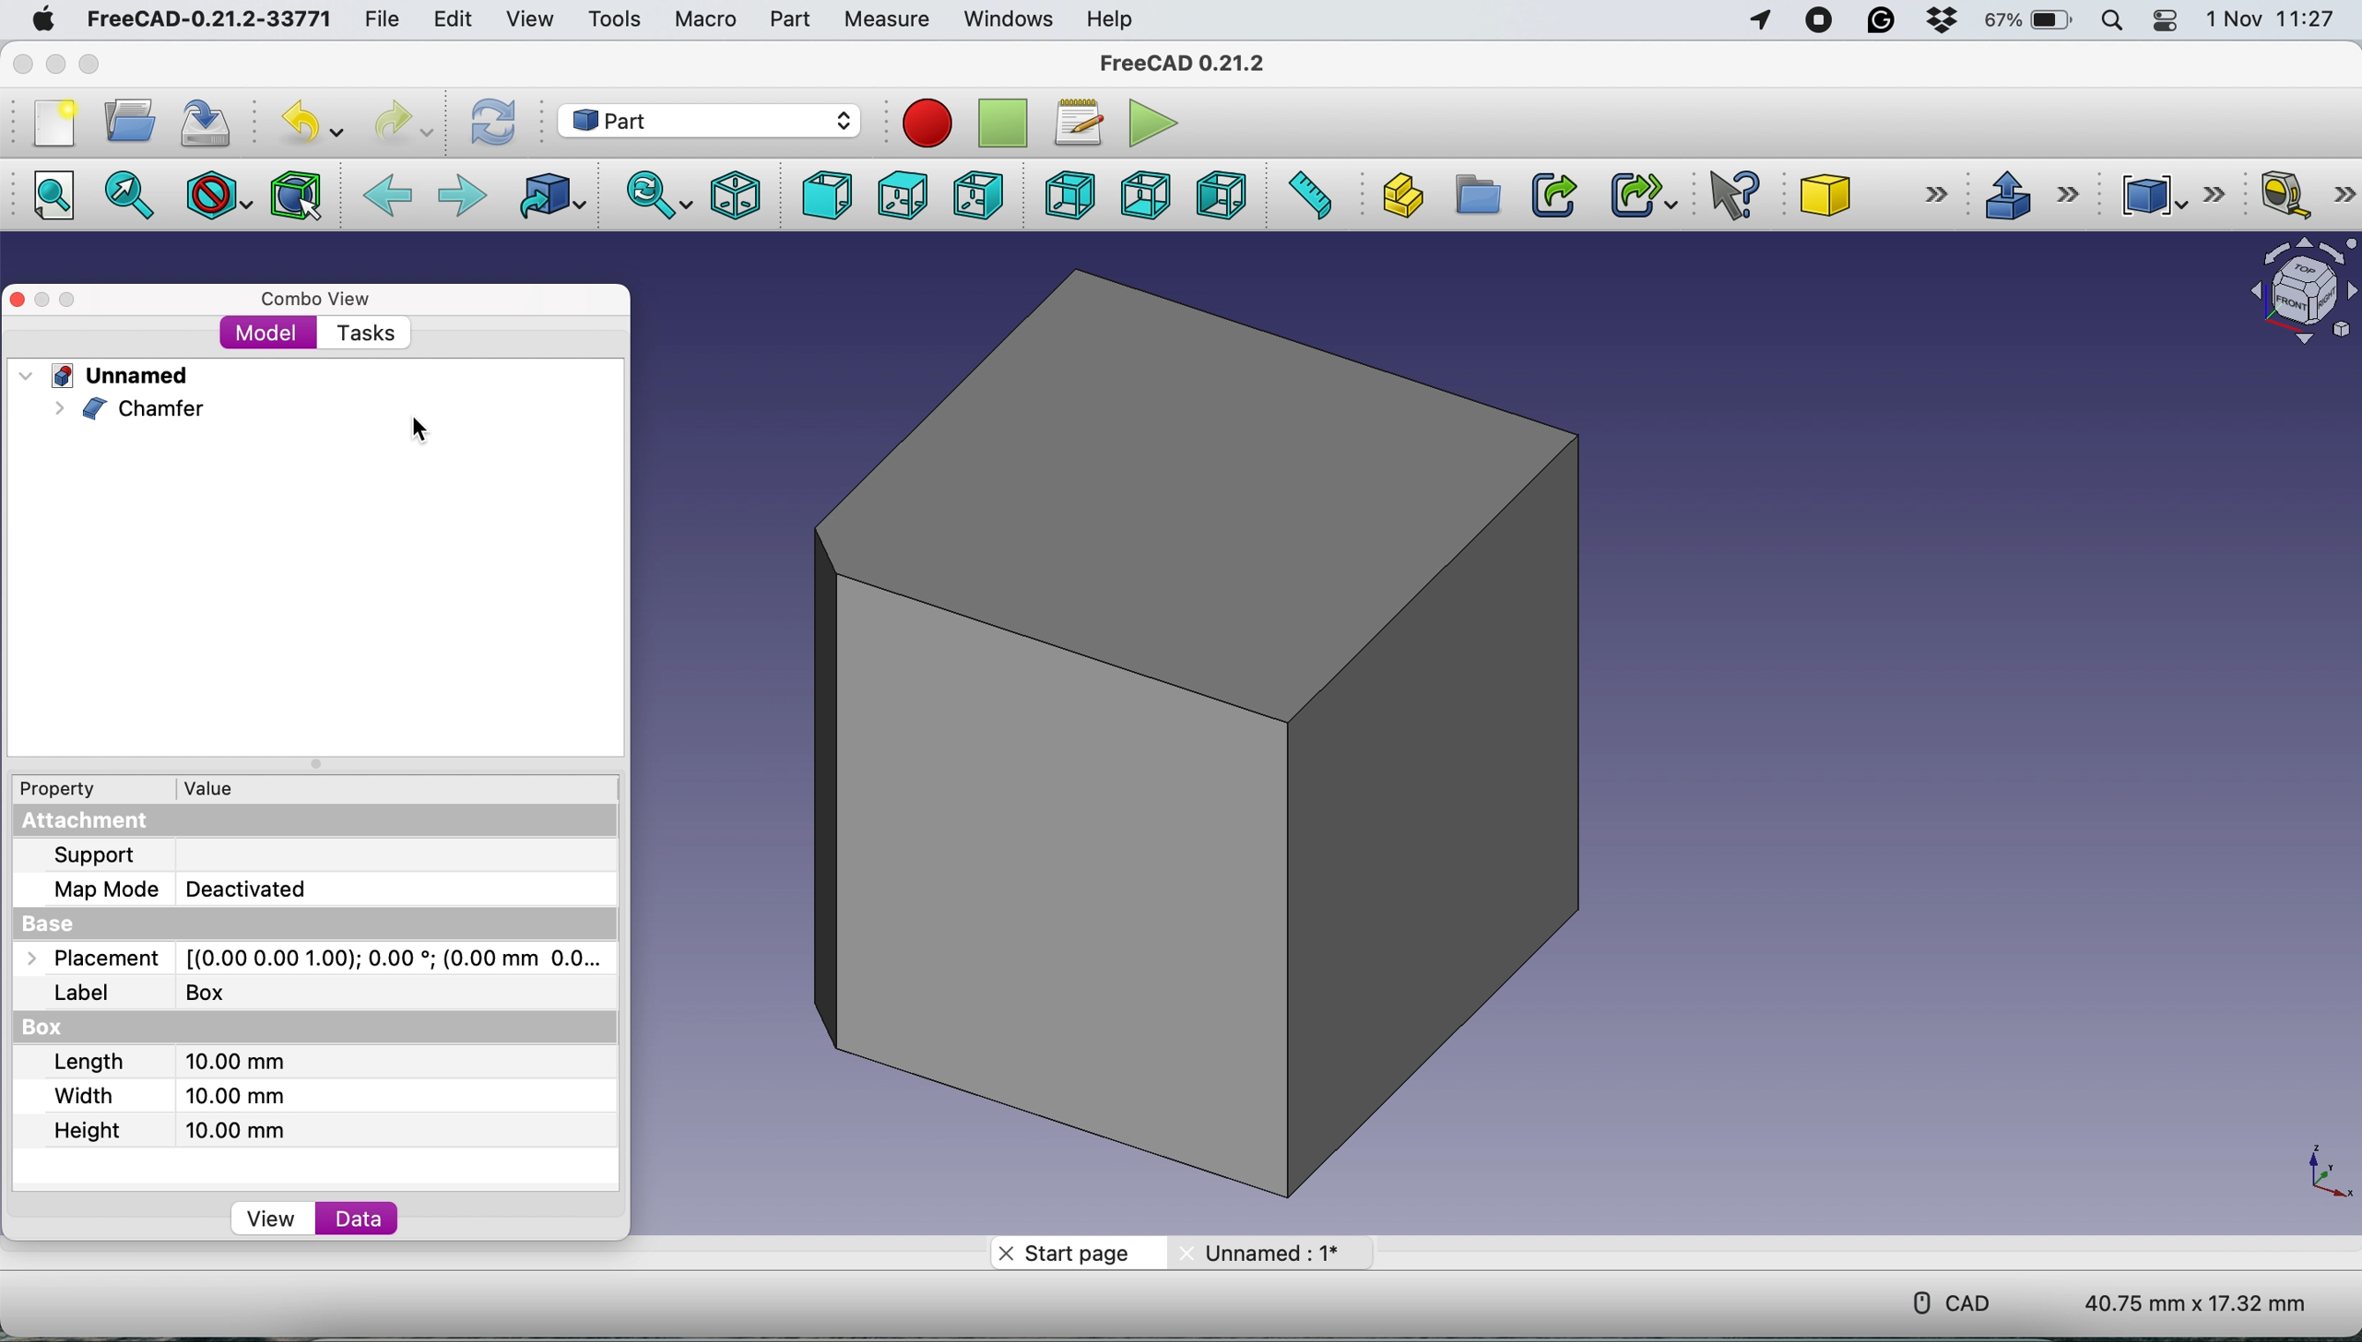 The width and height of the screenshot is (2362, 1342). I want to click on tasks, so click(368, 331).